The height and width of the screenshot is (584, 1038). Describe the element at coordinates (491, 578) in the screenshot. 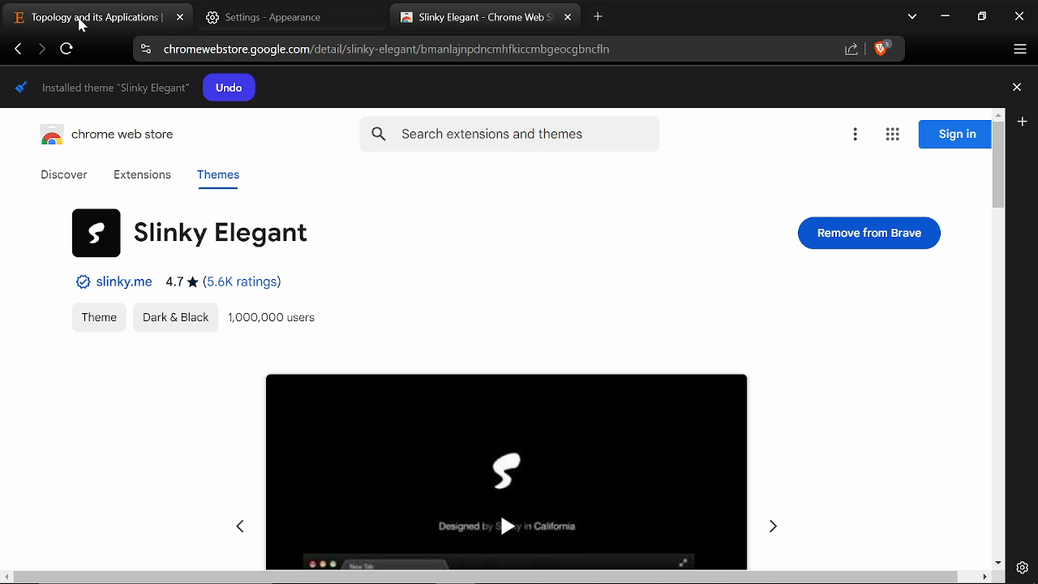

I see `scroll bar` at that location.